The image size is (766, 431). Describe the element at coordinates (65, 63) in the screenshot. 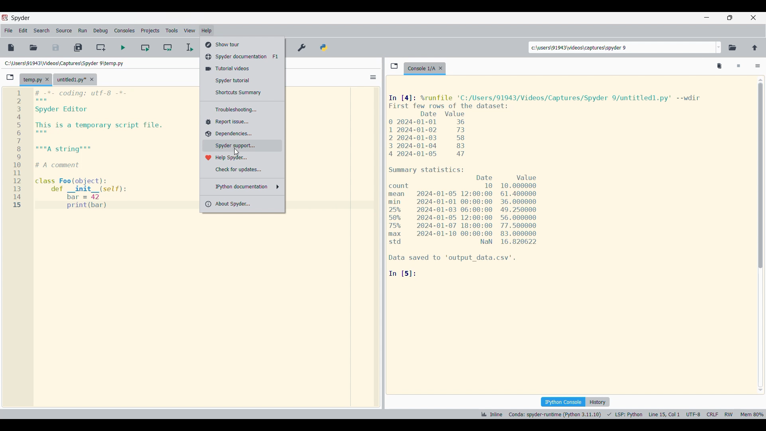

I see `File location` at that location.